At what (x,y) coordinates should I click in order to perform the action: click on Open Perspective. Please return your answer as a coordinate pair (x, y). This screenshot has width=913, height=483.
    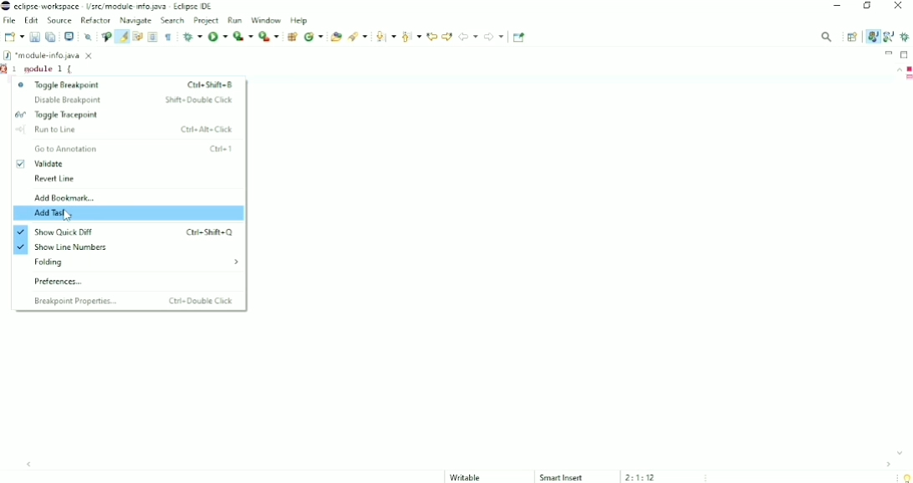
    Looking at the image, I should click on (852, 37).